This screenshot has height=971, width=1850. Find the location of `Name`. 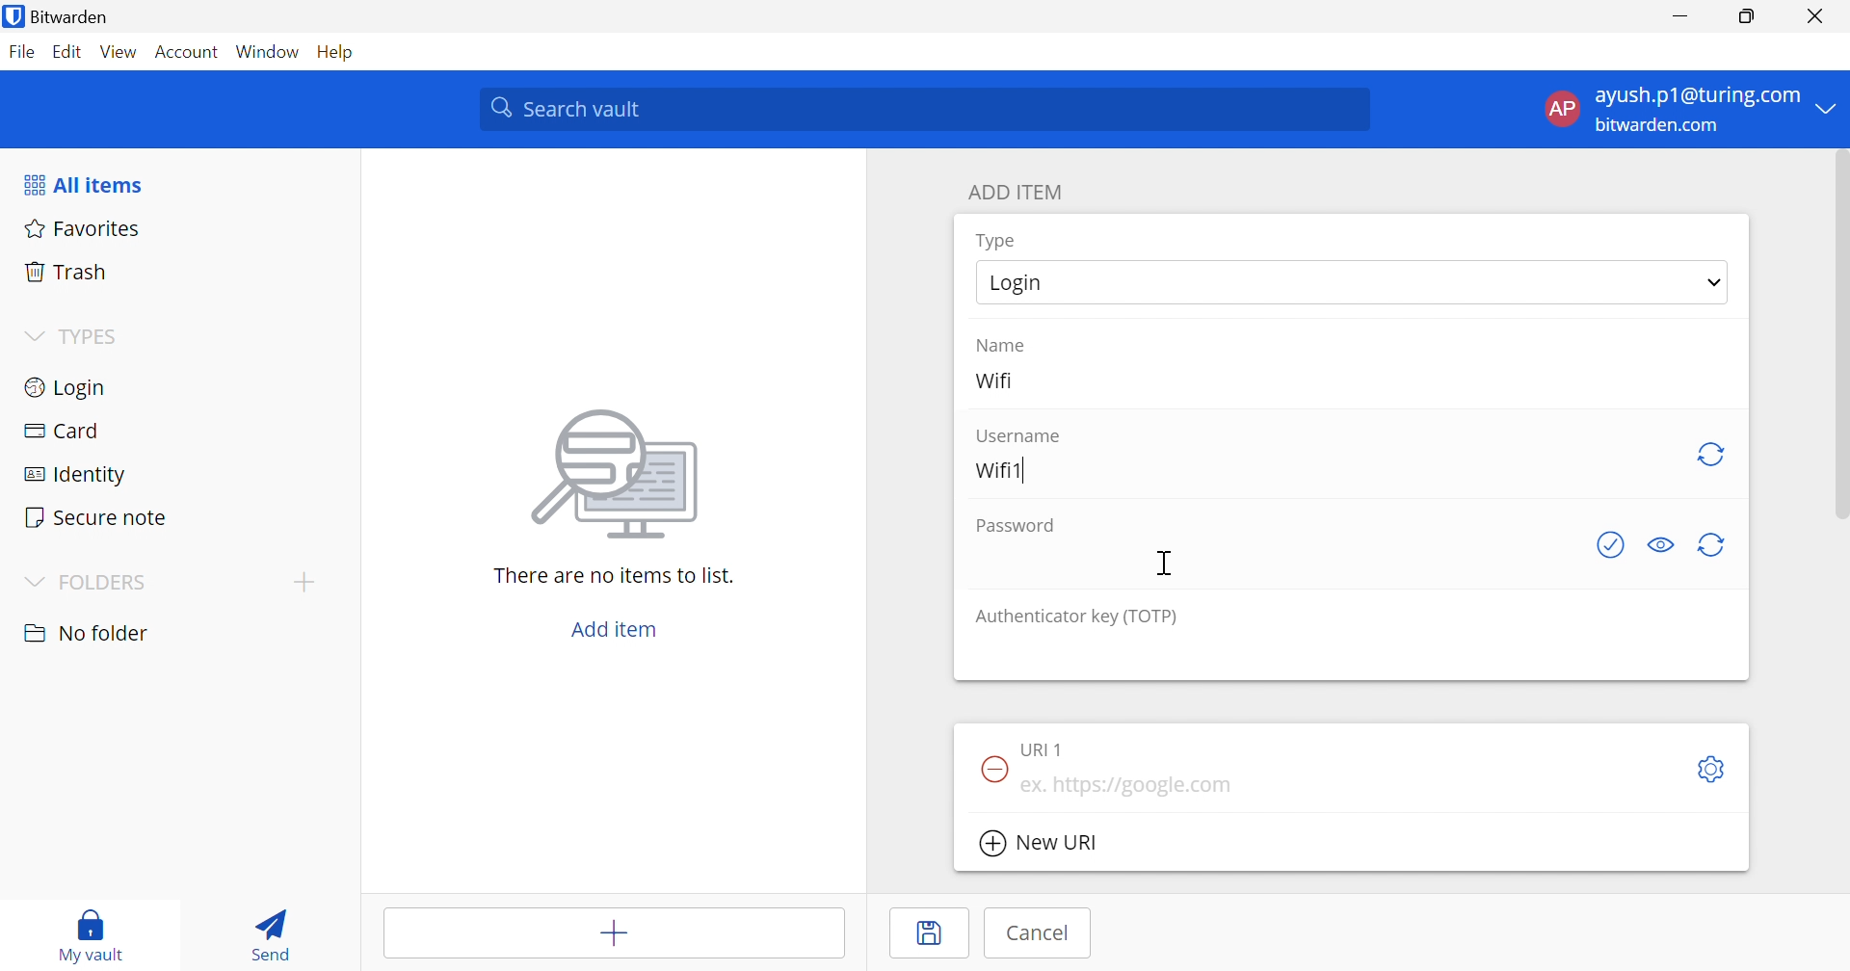

Name is located at coordinates (999, 346).